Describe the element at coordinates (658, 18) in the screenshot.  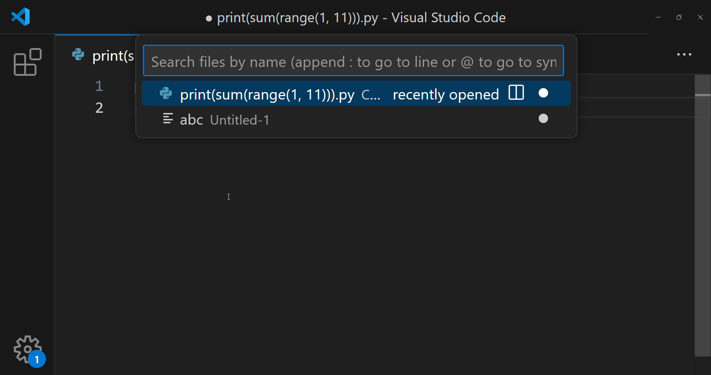
I see `minimize` at that location.